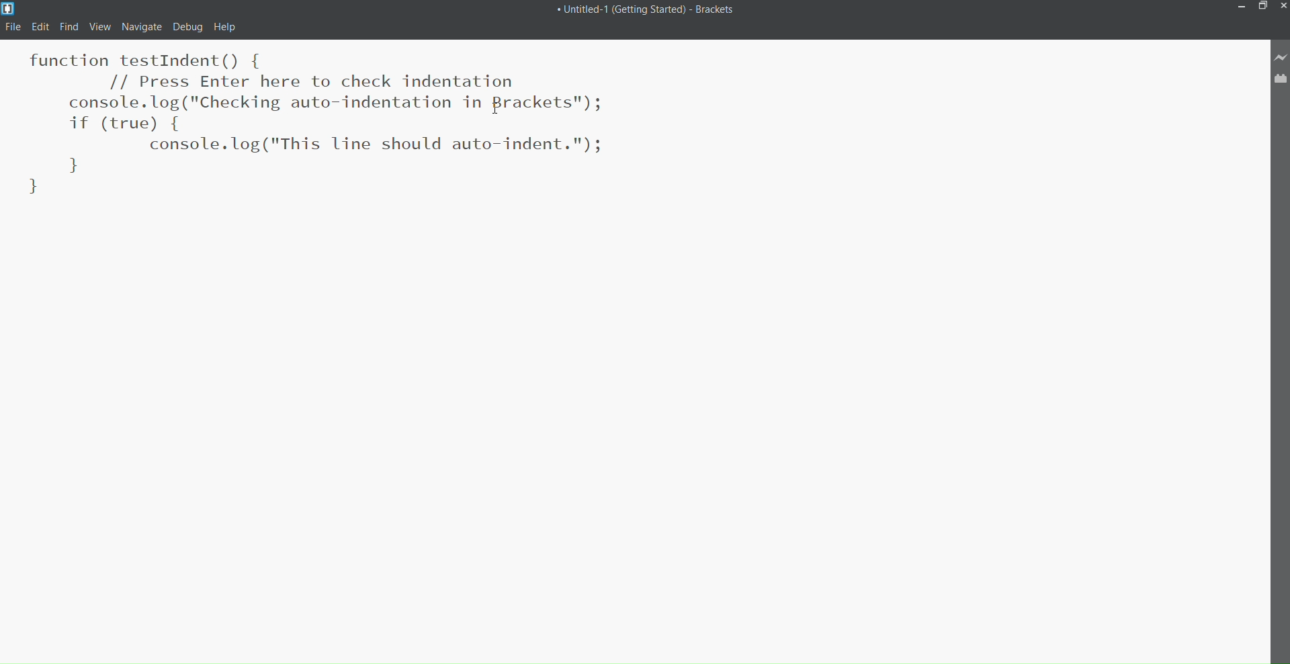 The image size is (1290, 664). I want to click on navigate, so click(141, 26).